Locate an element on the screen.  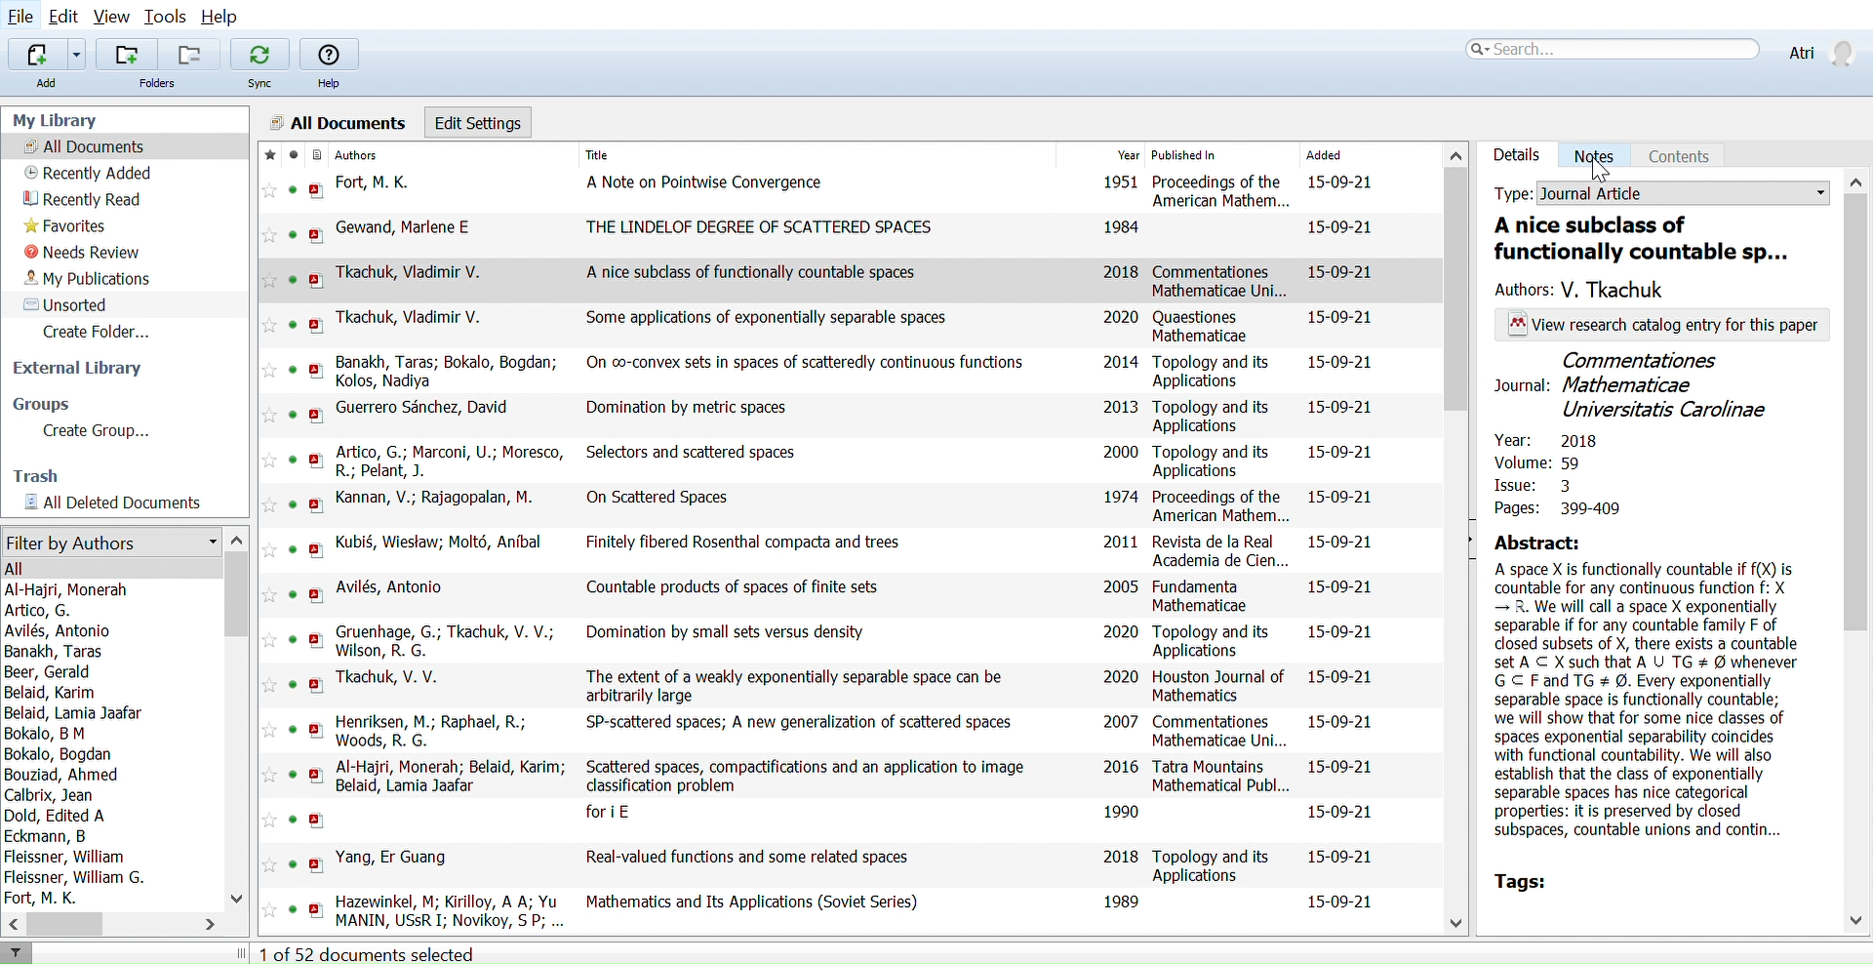
Fleissner, William G. is located at coordinates (78, 877).